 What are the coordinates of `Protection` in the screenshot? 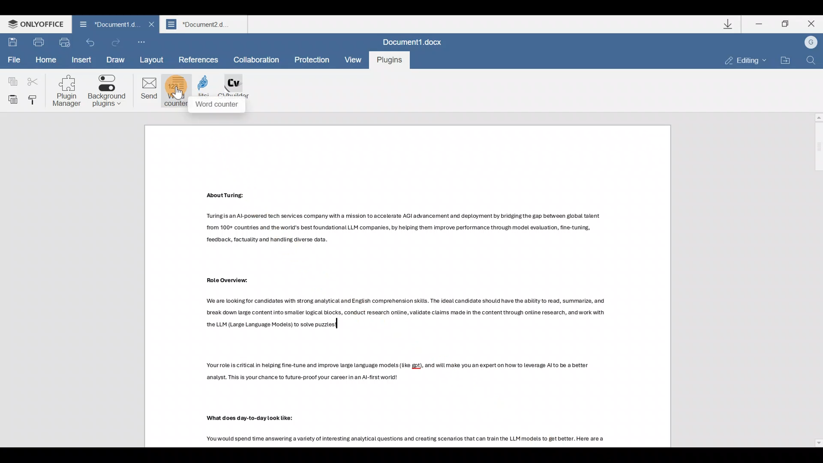 It's located at (312, 59).